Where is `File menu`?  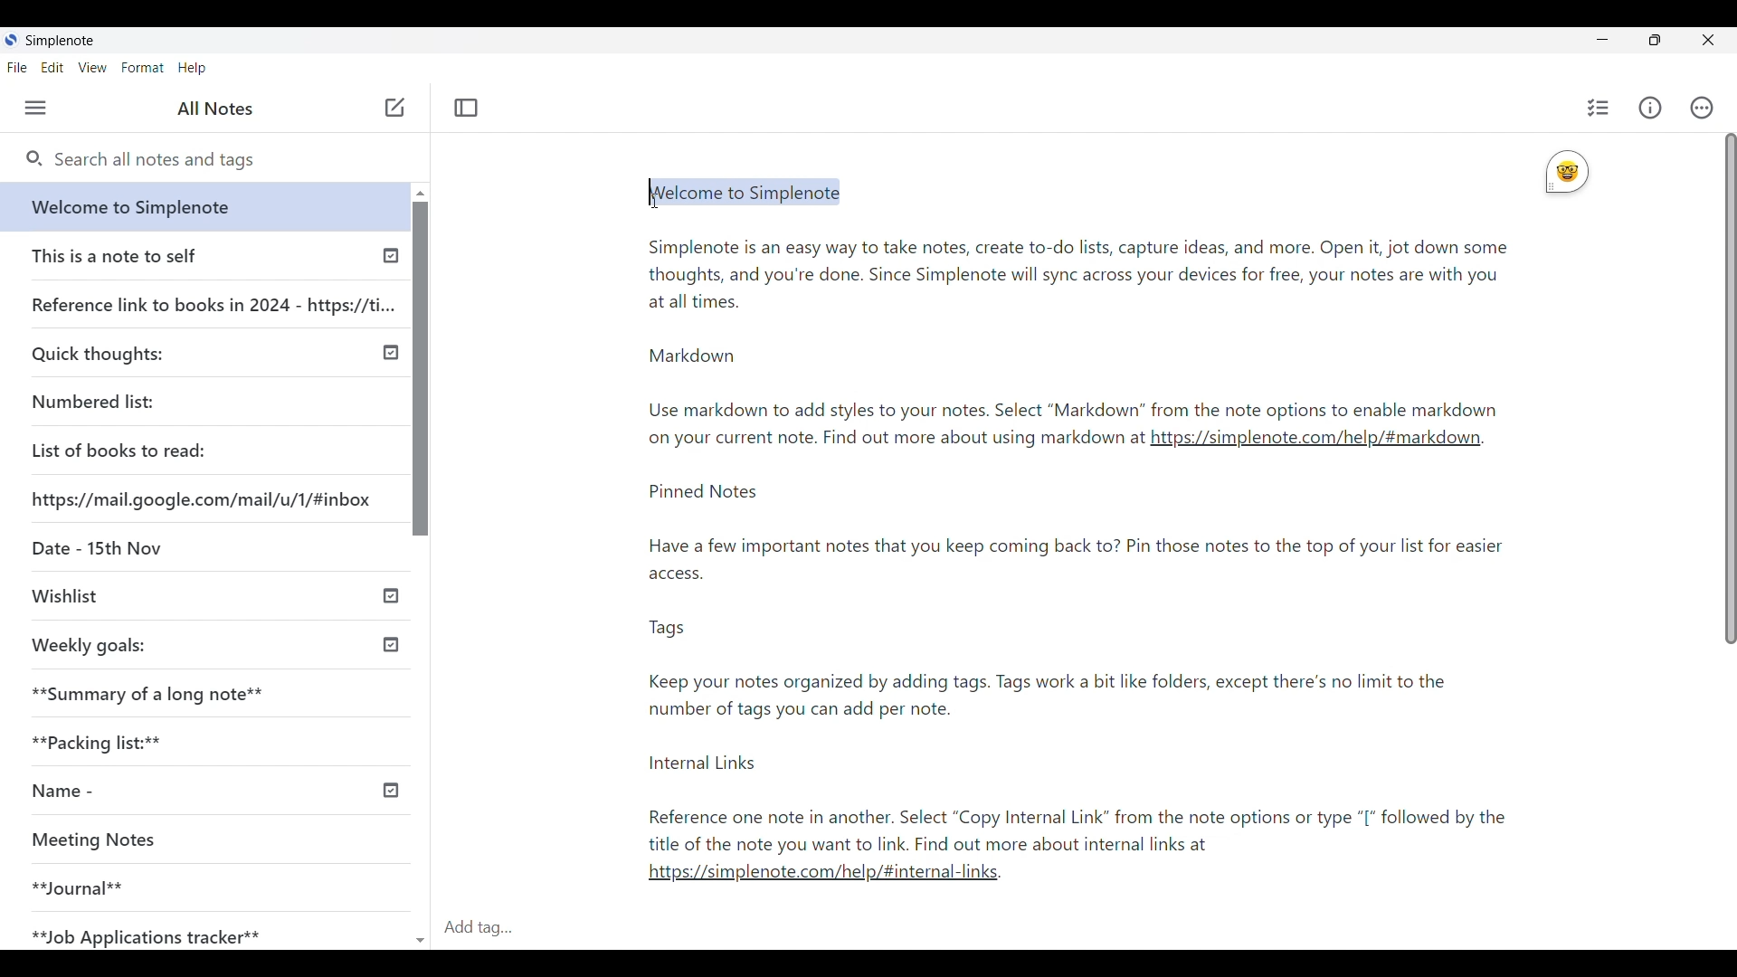 File menu is located at coordinates (18, 67).